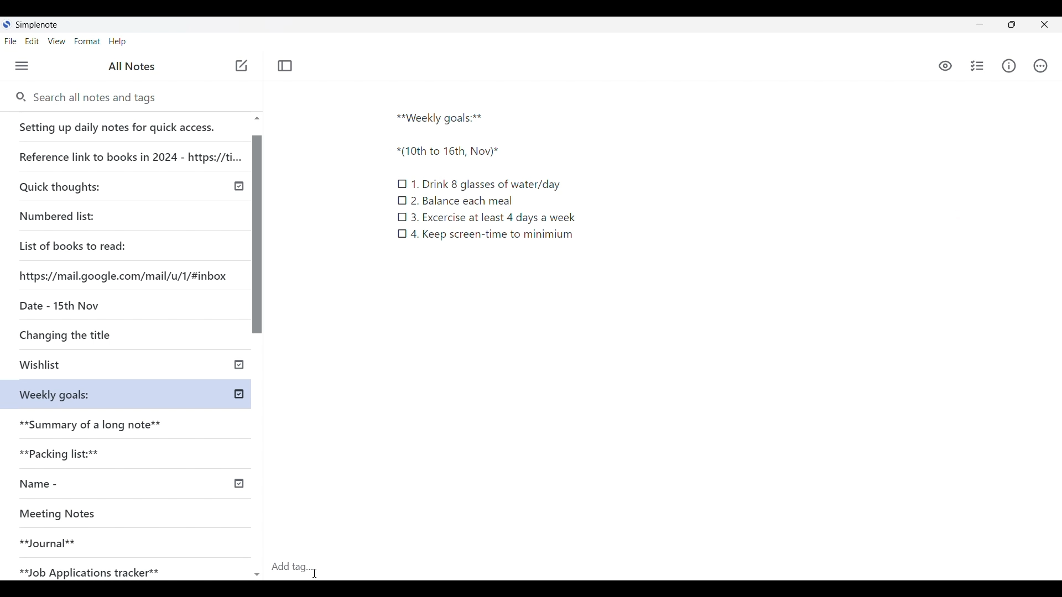  Describe the element at coordinates (32, 41) in the screenshot. I see `Edit menu` at that location.